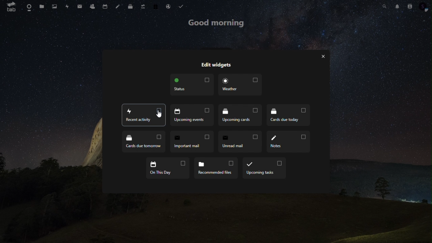  Describe the element at coordinates (43, 7) in the screenshot. I see `files` at that location.